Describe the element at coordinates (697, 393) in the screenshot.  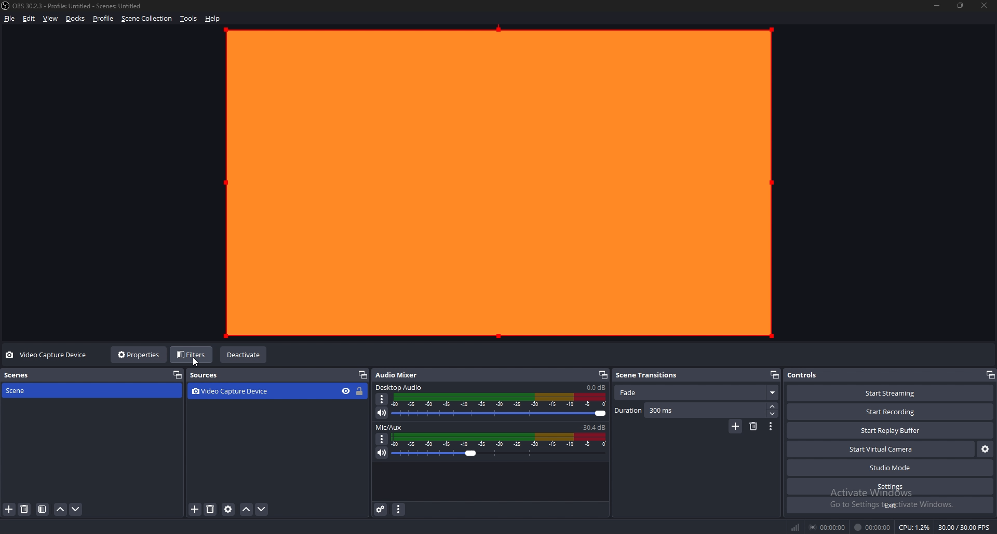
I see `fade` at that location.